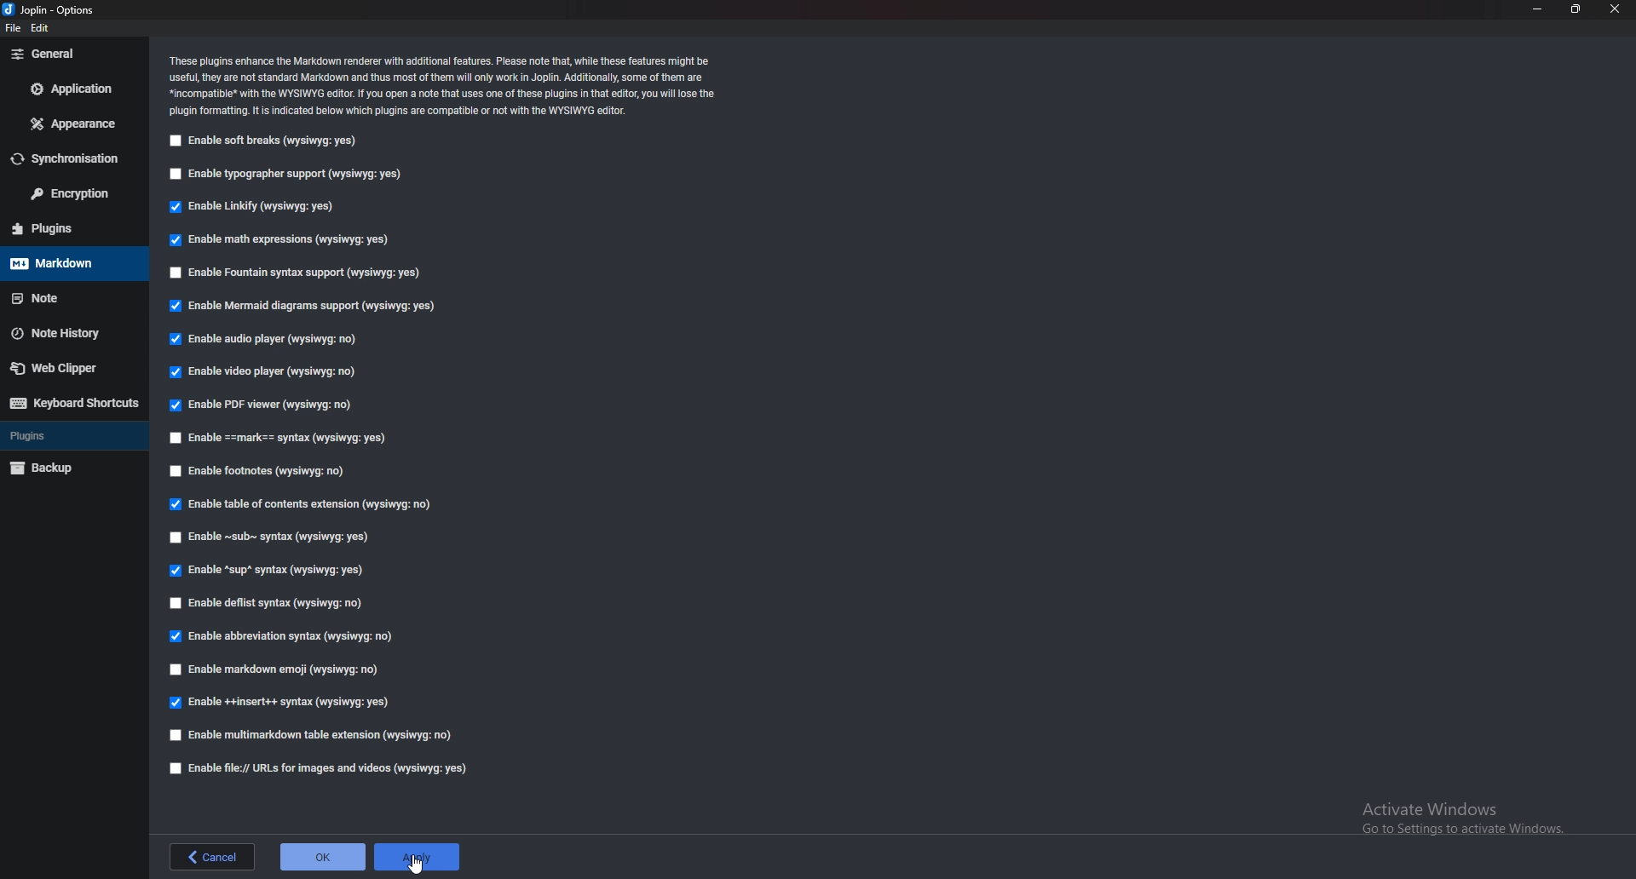  What do you see at coordinates (71, 193) in the screenshot?
I see `Encryption` at bounding box center [71, 193].